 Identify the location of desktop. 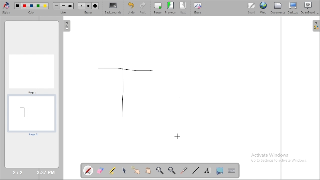
(293, 8).